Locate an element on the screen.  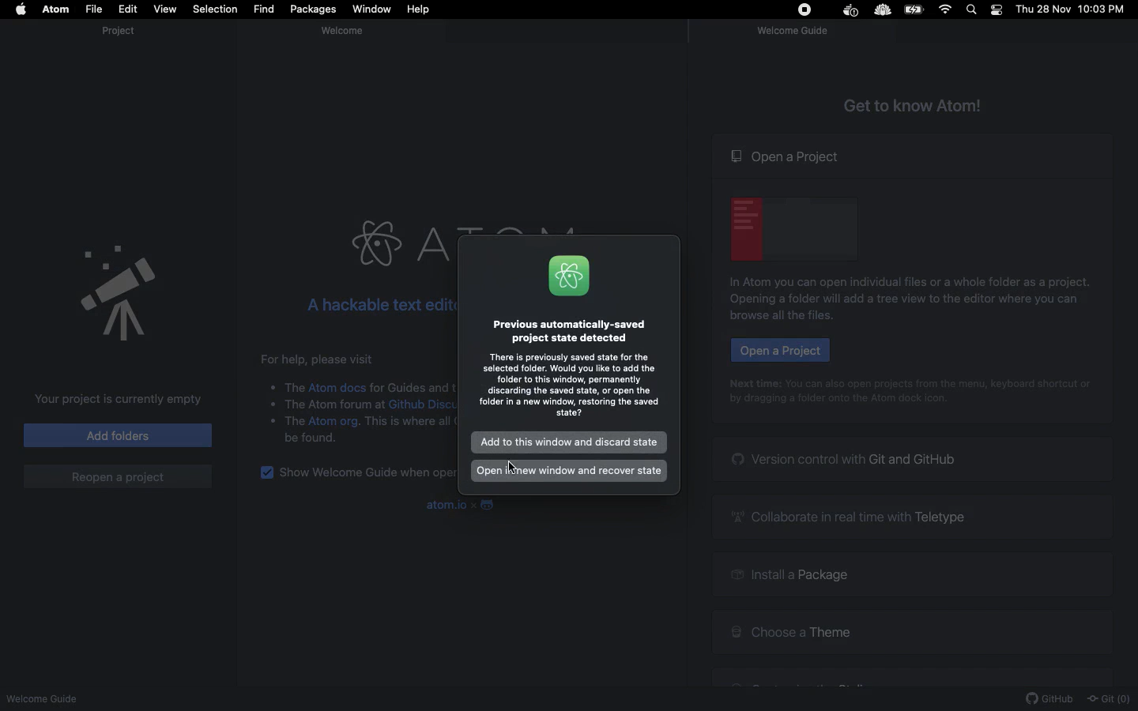
Descriptive text is located at coordinates (323, 358).